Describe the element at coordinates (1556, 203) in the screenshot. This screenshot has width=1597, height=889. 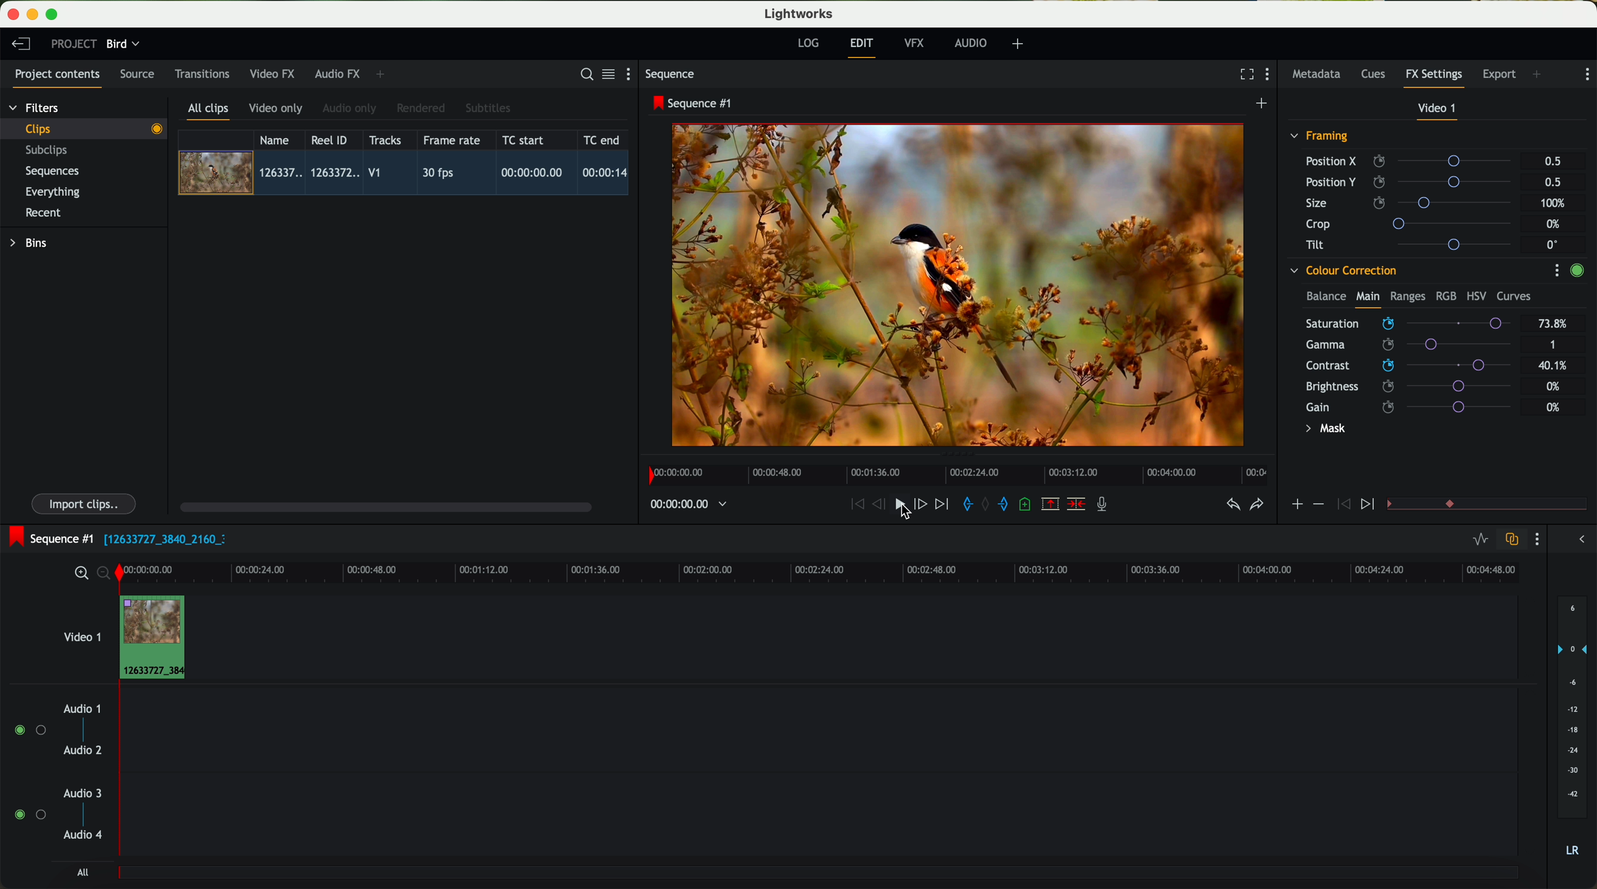
I see `100%` at that location.